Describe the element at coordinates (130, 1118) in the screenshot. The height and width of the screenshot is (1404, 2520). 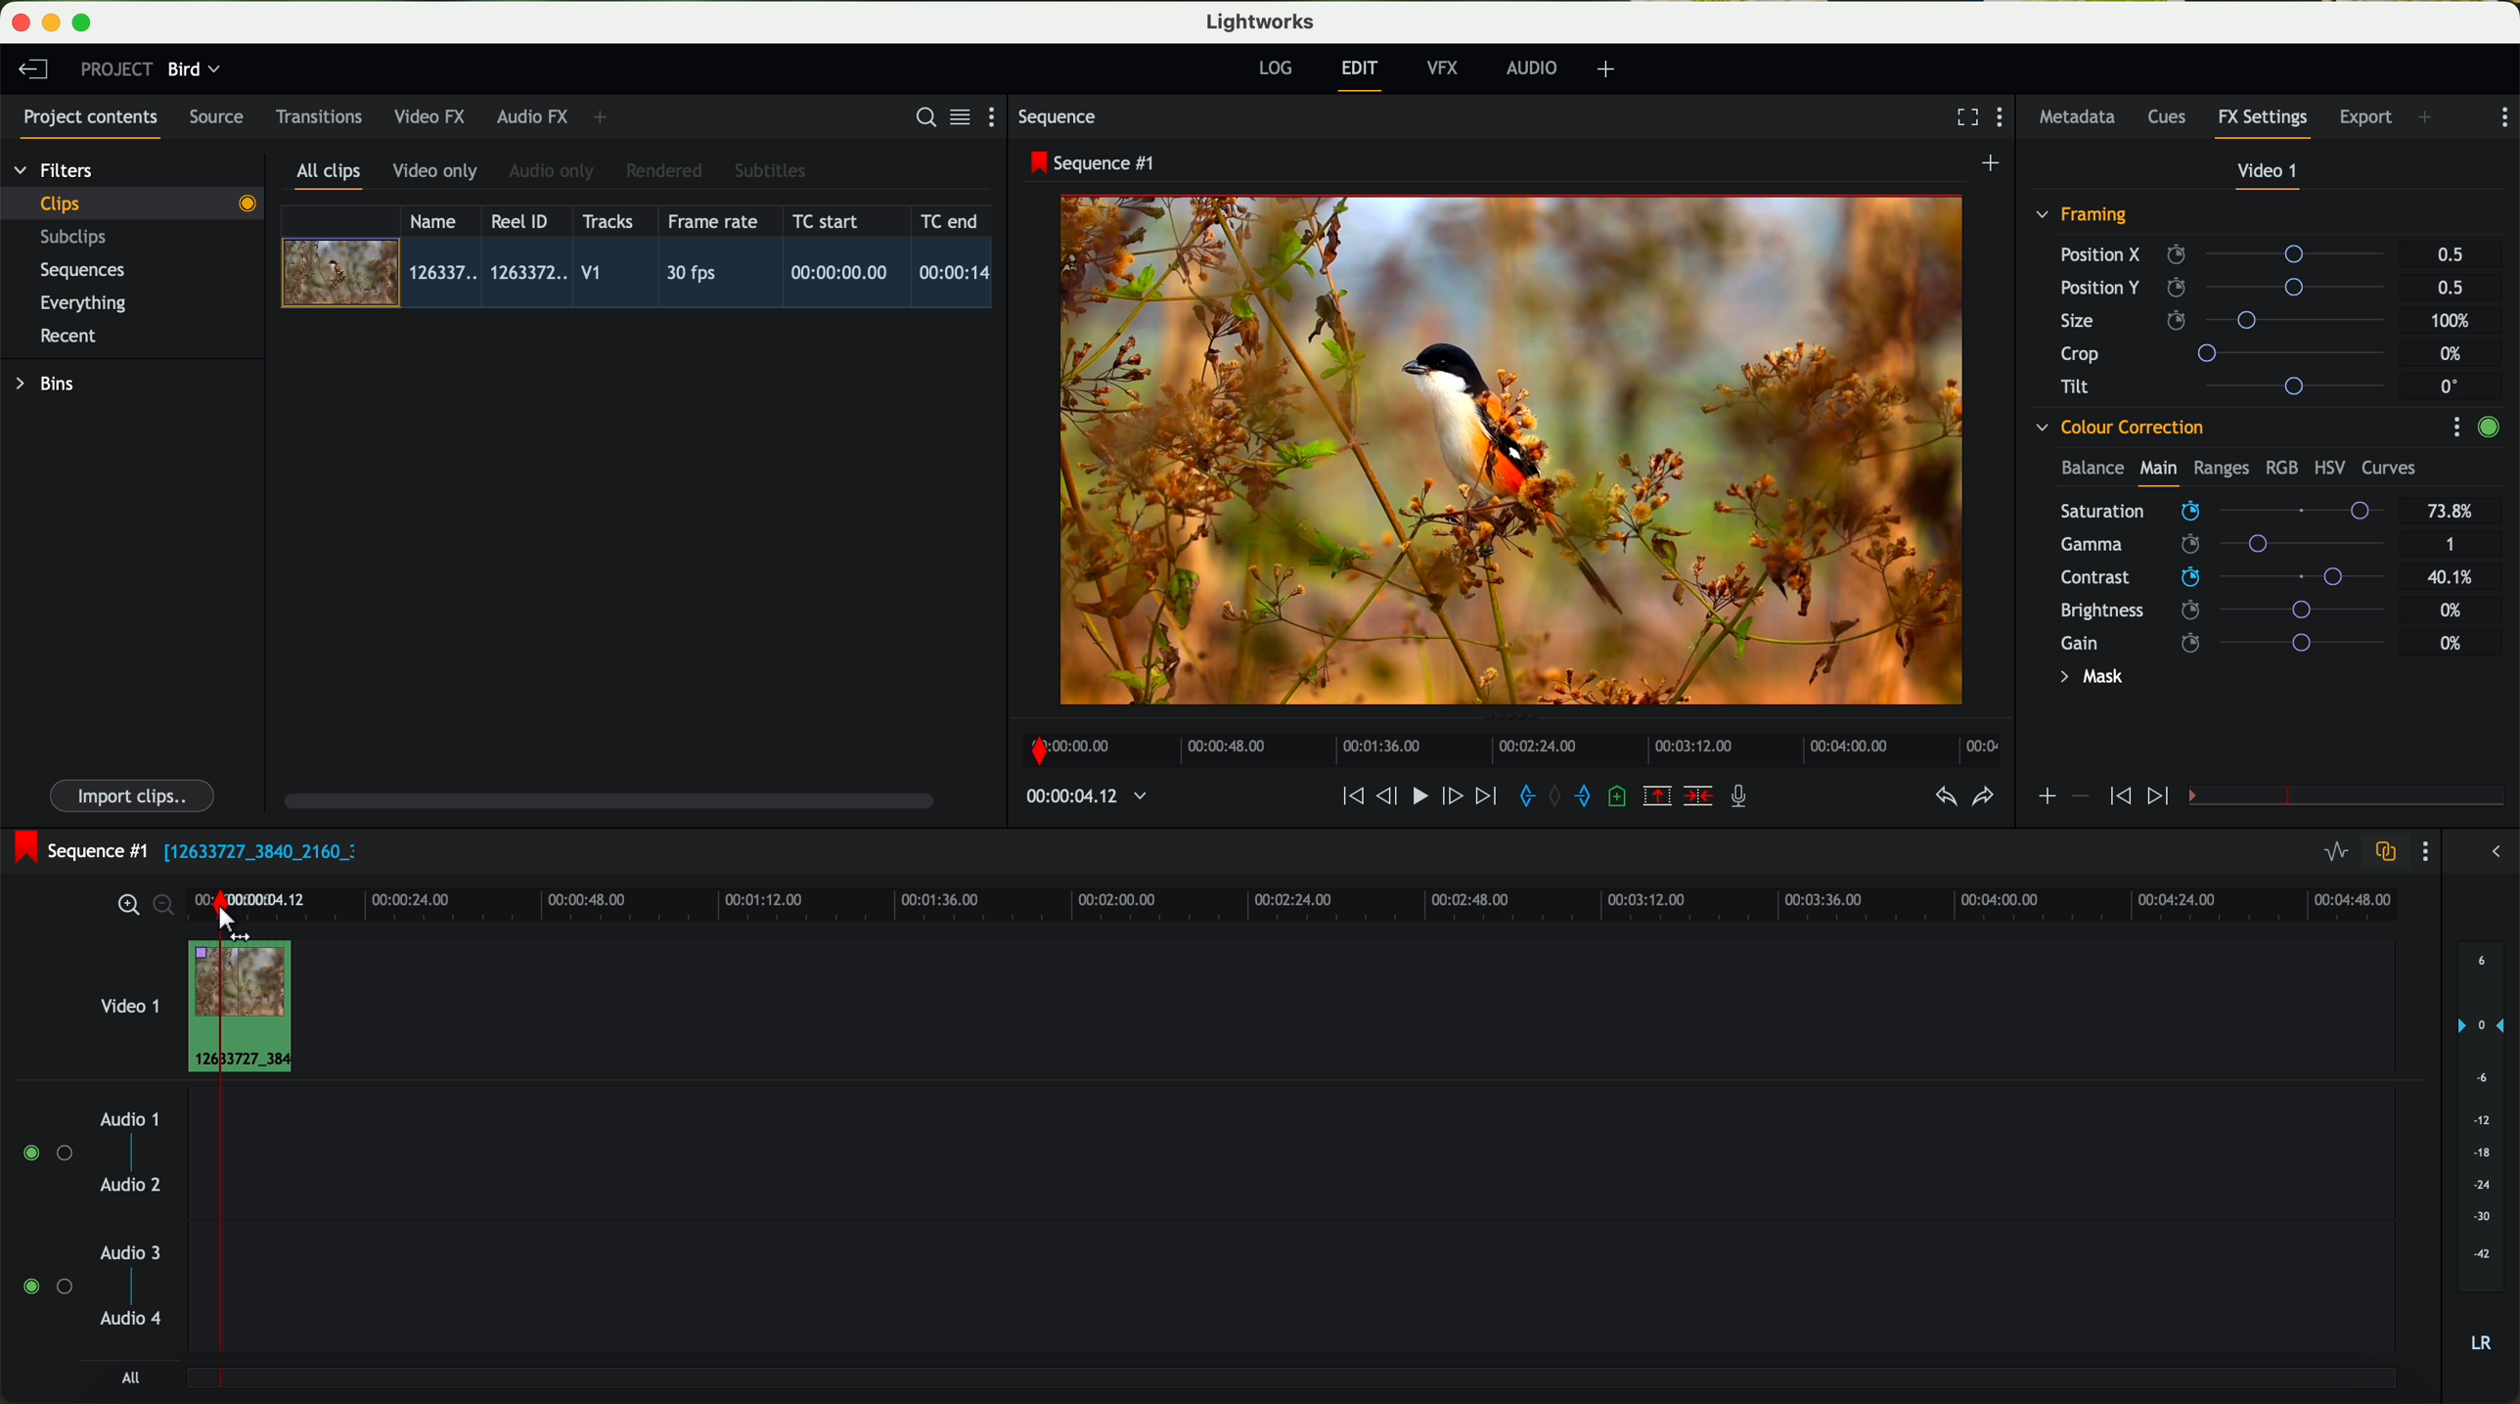
I see `audio 1` at that location.